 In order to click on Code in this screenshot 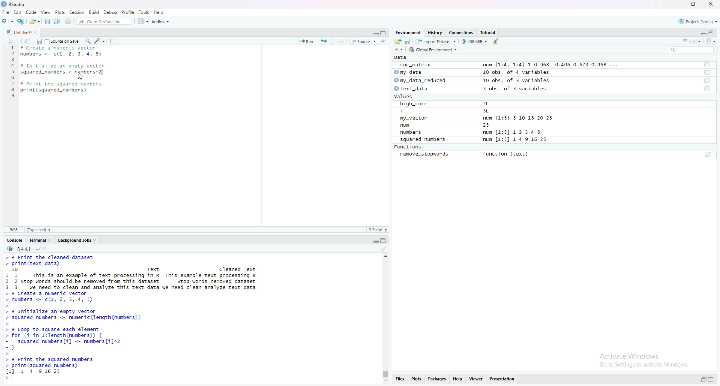, I will do `click(31, 12)`.